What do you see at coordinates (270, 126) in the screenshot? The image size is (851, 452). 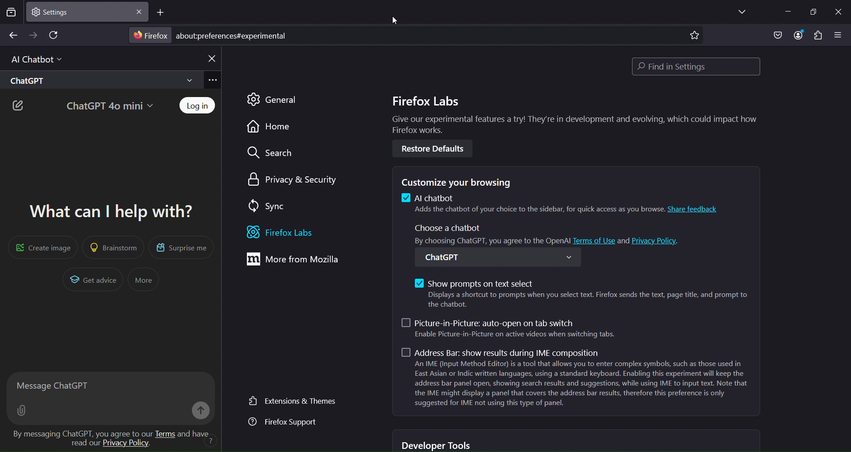 I see `home` at bounding box center [270, 126].